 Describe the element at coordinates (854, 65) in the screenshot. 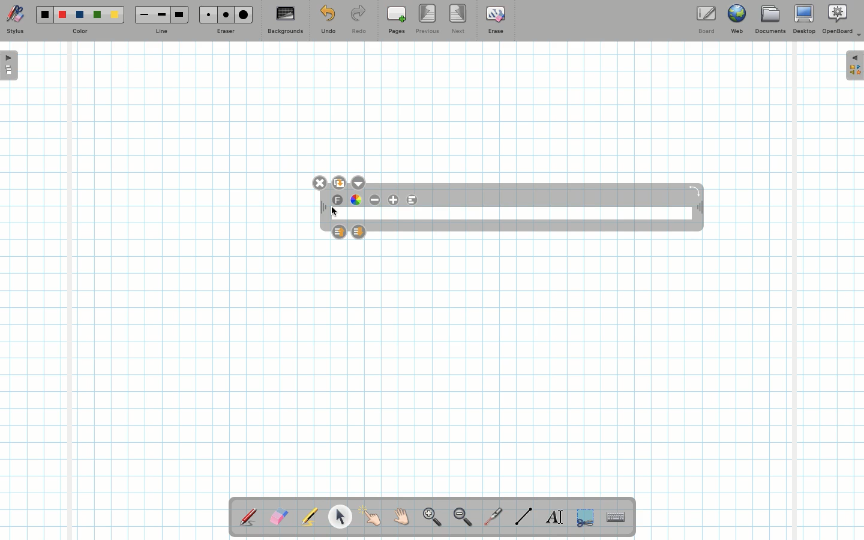

I see `Expand` at that location.